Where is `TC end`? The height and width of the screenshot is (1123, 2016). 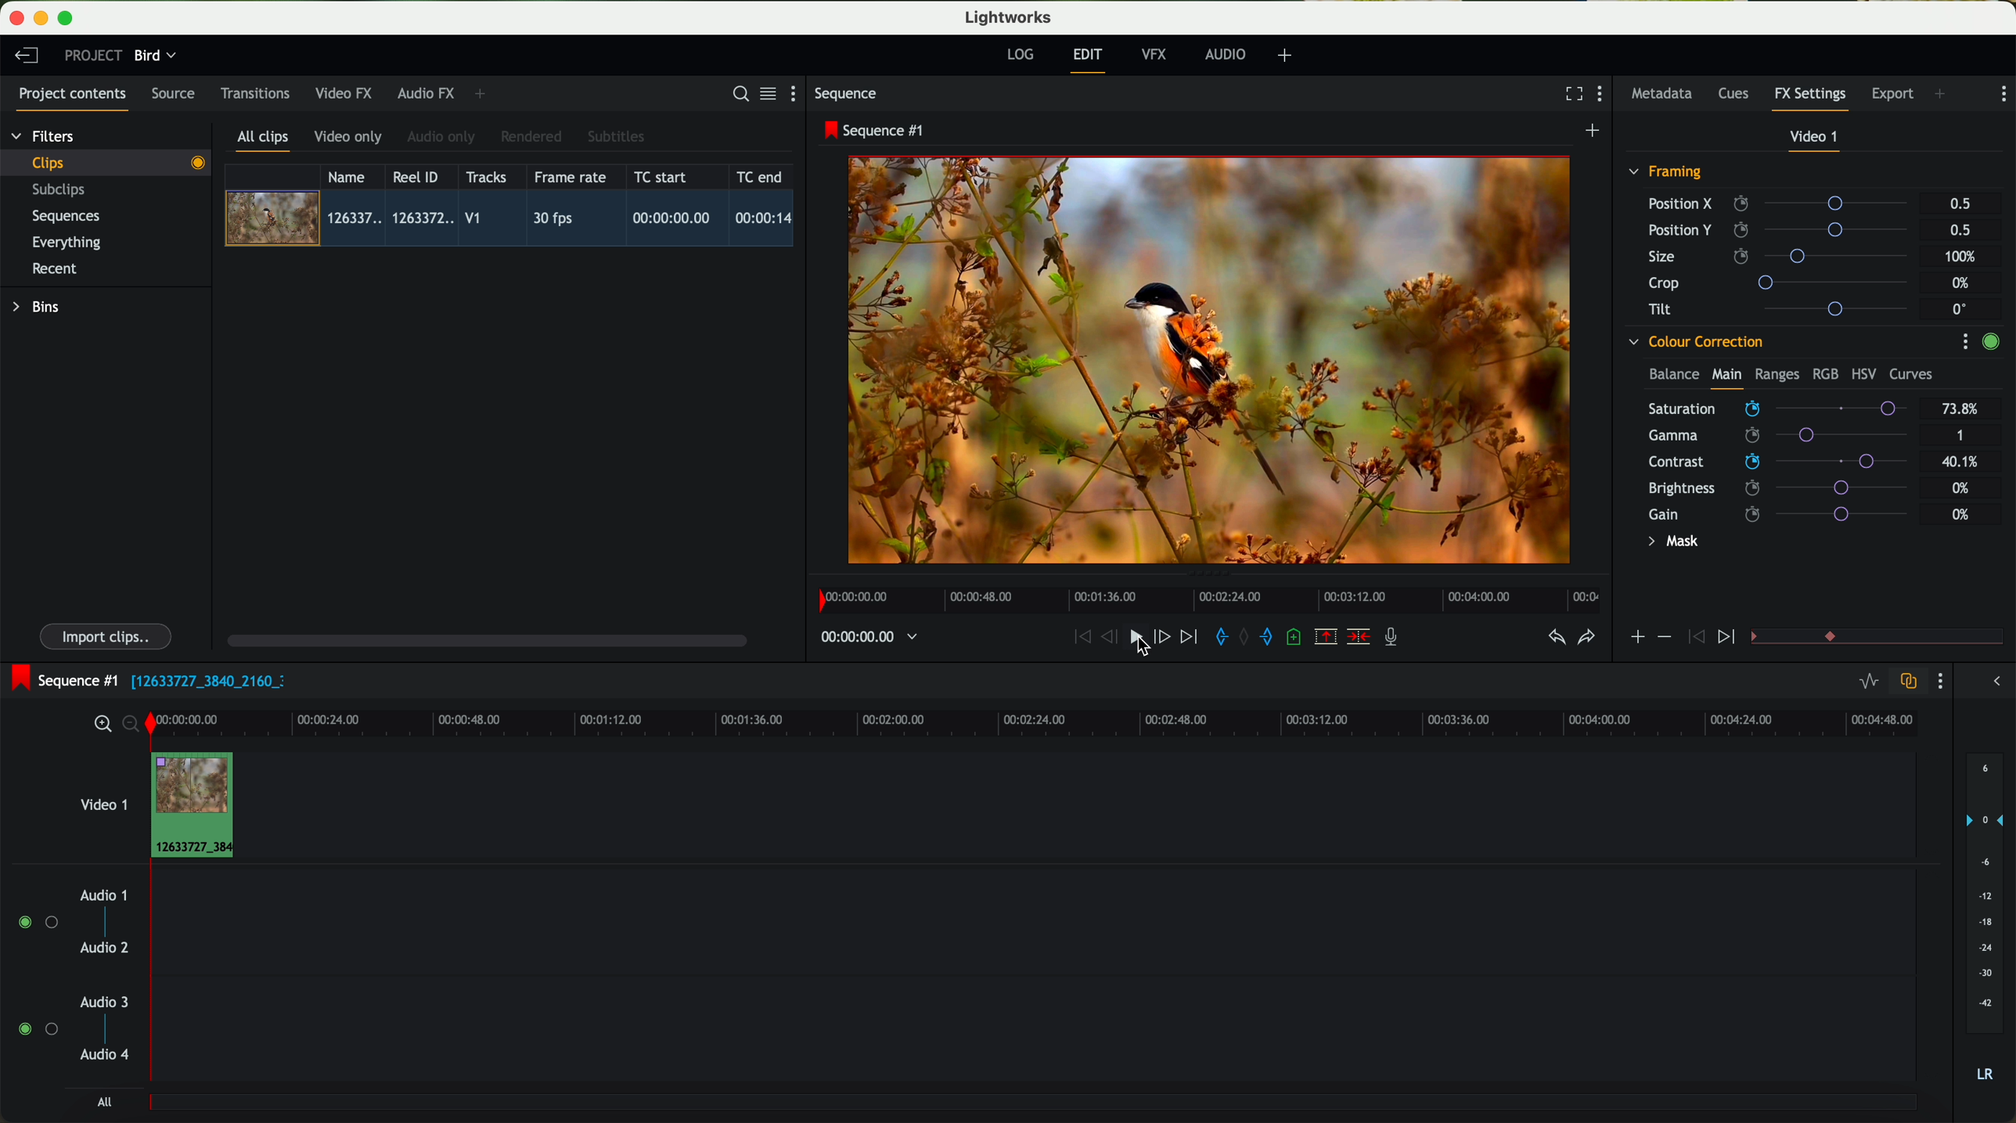
TC end is located at coordinates (761, 176).